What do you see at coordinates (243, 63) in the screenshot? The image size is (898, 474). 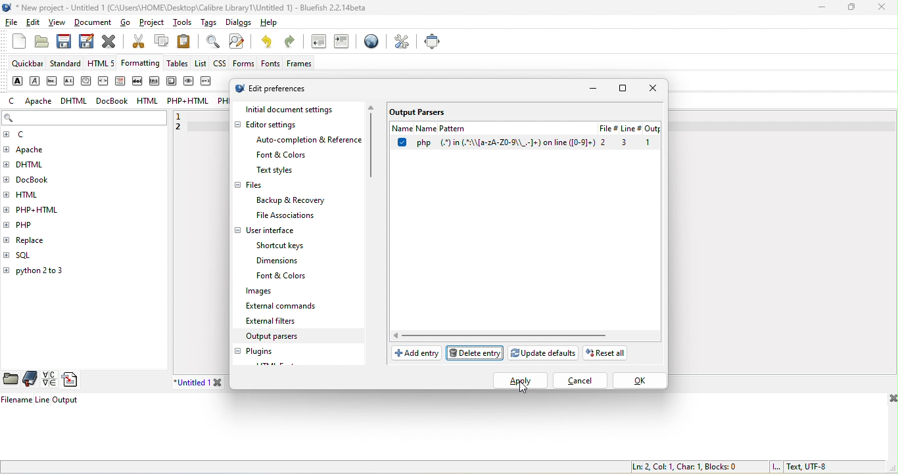 I see `forms` at bounding box center [243, 63].